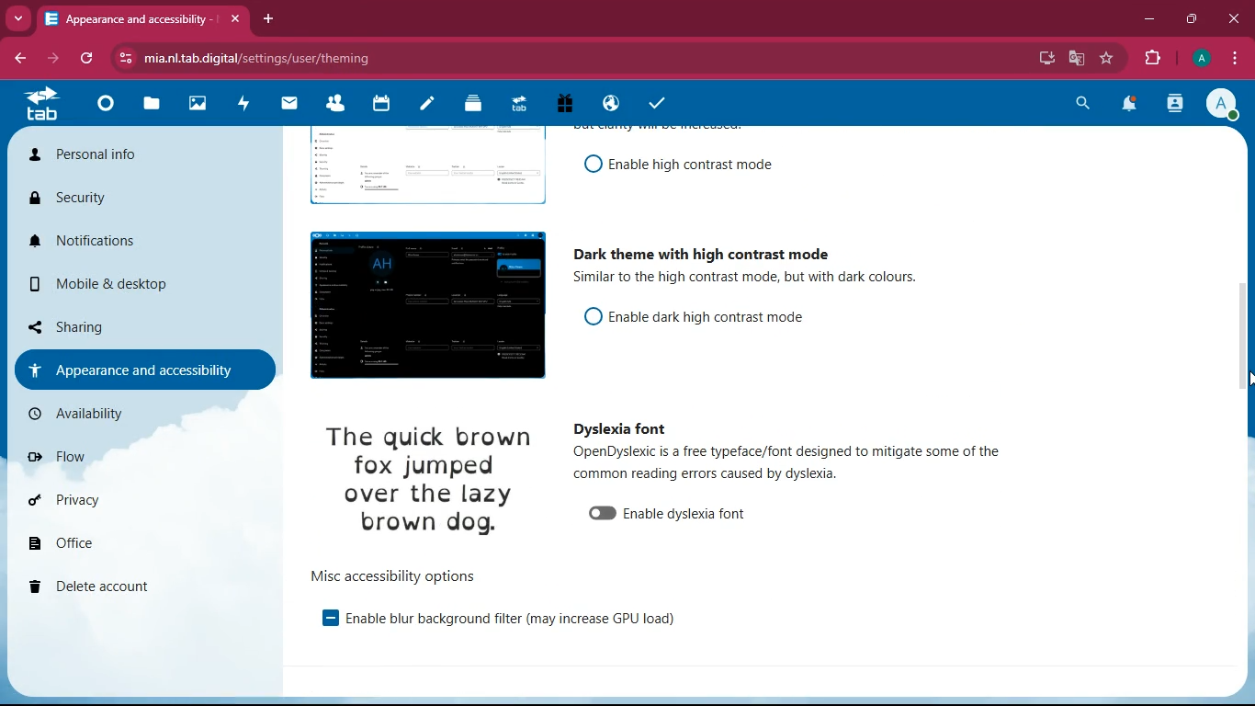  I want to click on mobile, so click(119, 283).